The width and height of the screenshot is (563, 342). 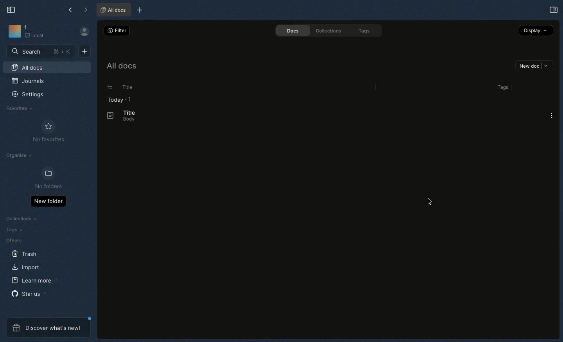 I want to click on Import, so click(x=27, y=267).